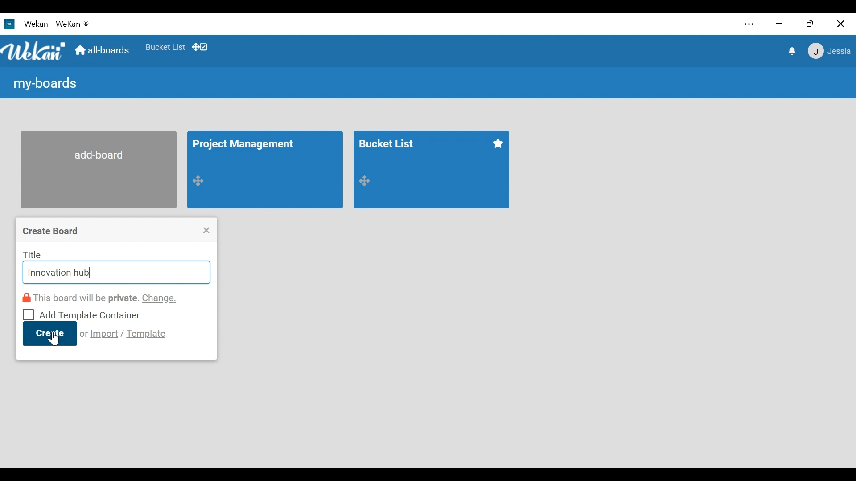  I want to click on notifiation, so click(791, 51).